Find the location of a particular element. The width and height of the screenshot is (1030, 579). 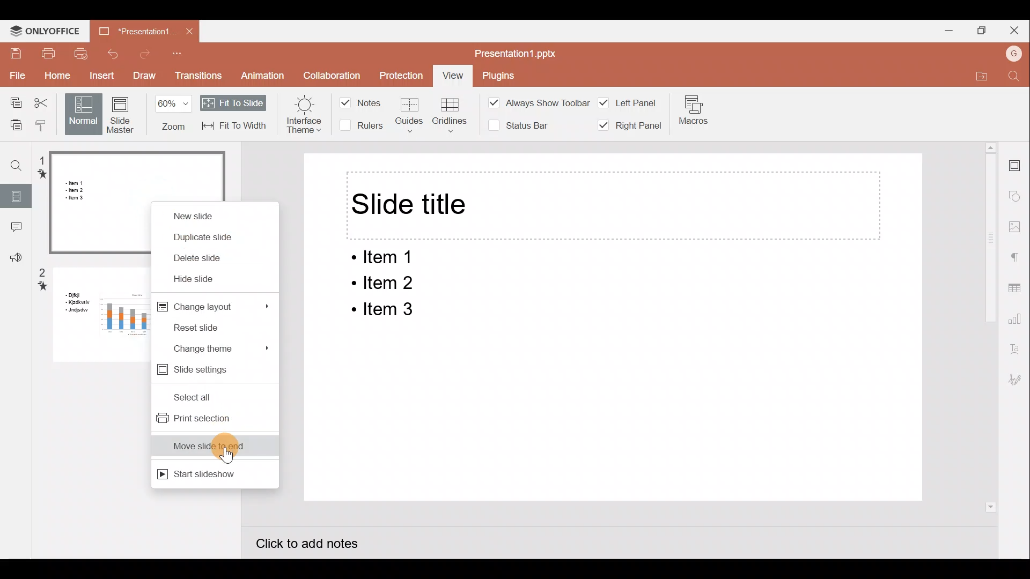

Zoom is located at coordinates (170, 113).